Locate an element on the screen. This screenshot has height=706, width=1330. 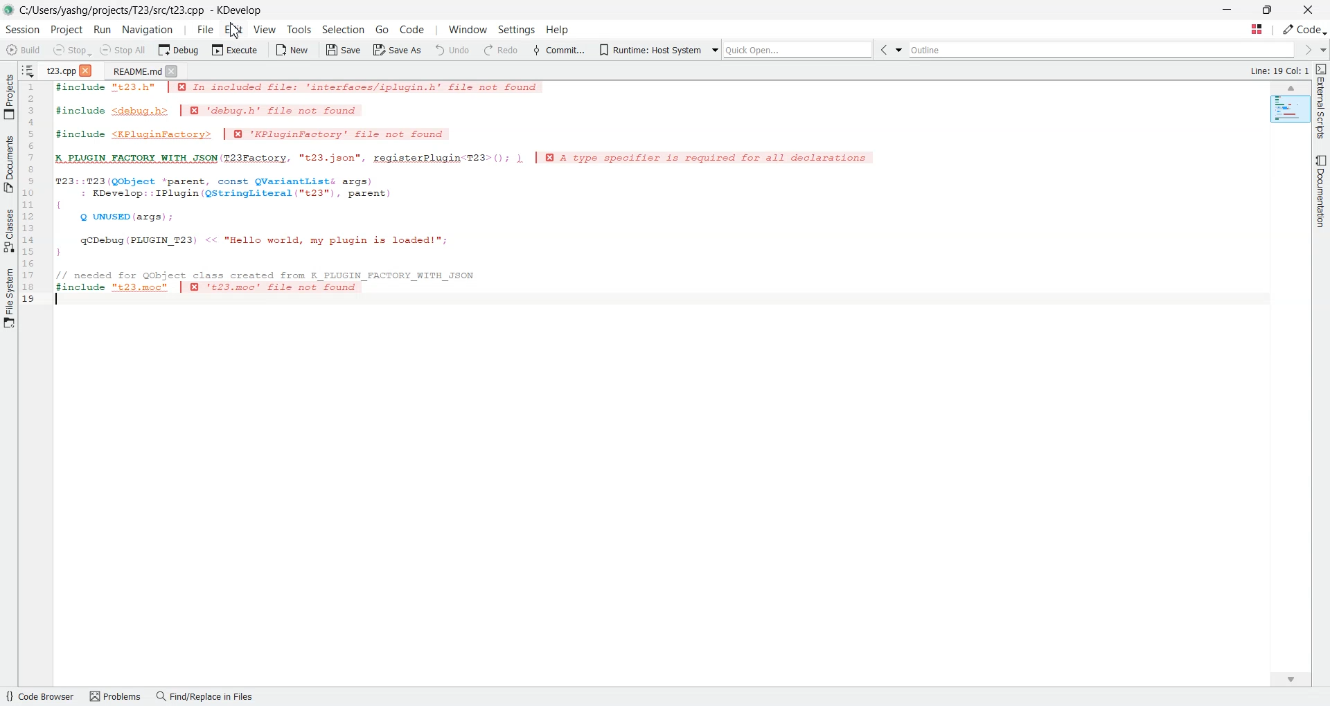
Classes is located at coordinates (9, 230).